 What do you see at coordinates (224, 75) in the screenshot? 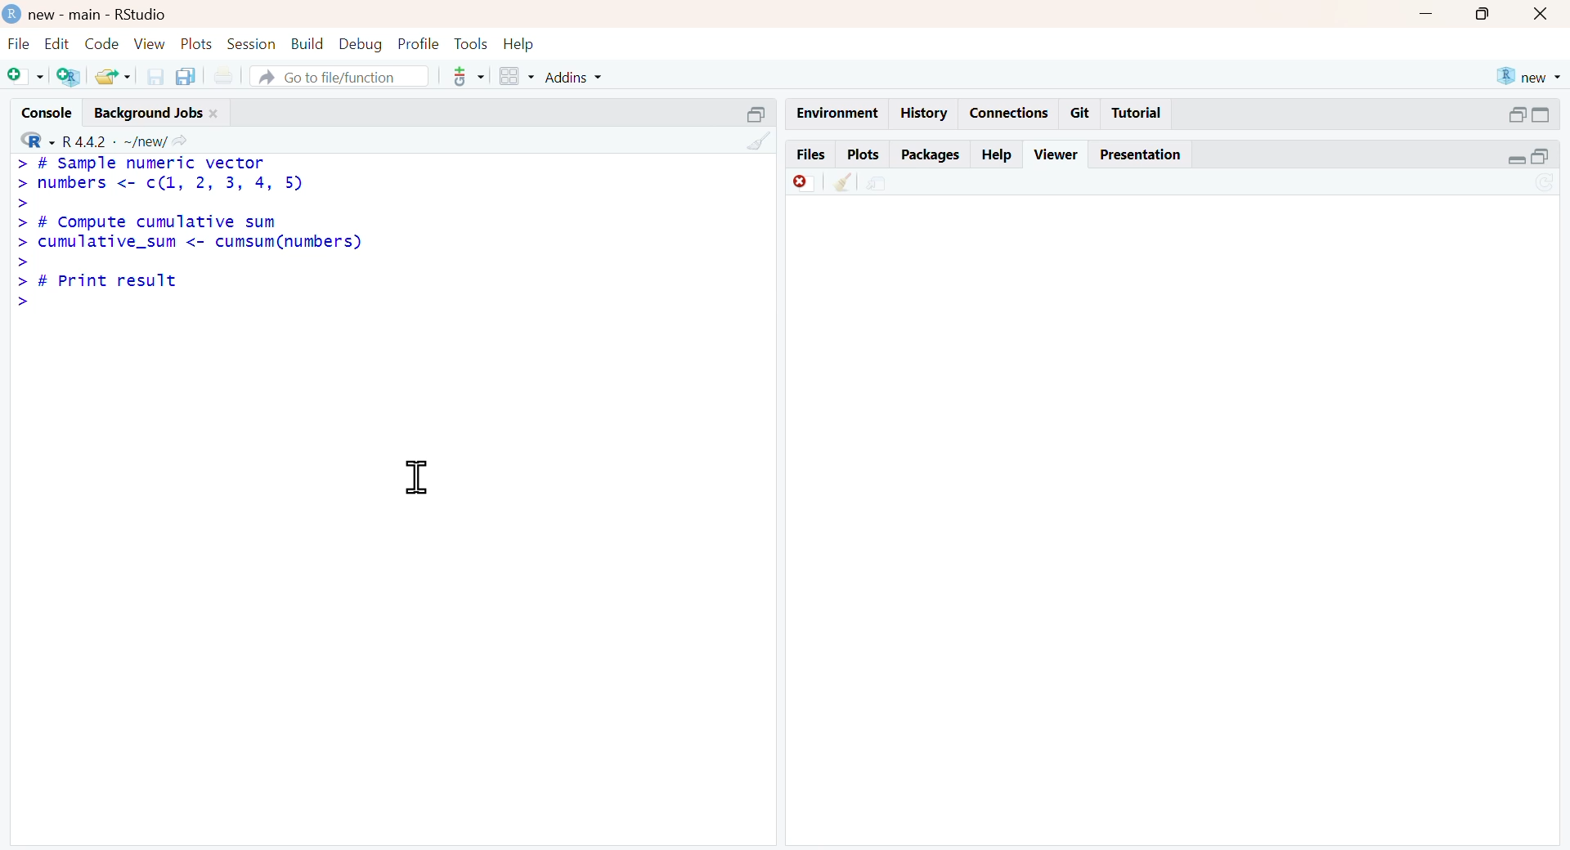
I see `print` at bounding box center [224, 75].